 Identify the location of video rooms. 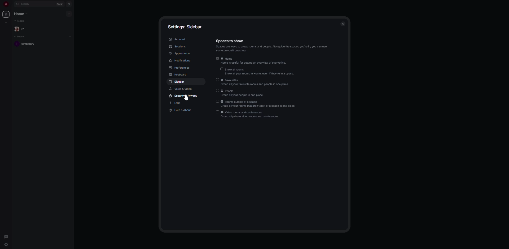
(248, 115).